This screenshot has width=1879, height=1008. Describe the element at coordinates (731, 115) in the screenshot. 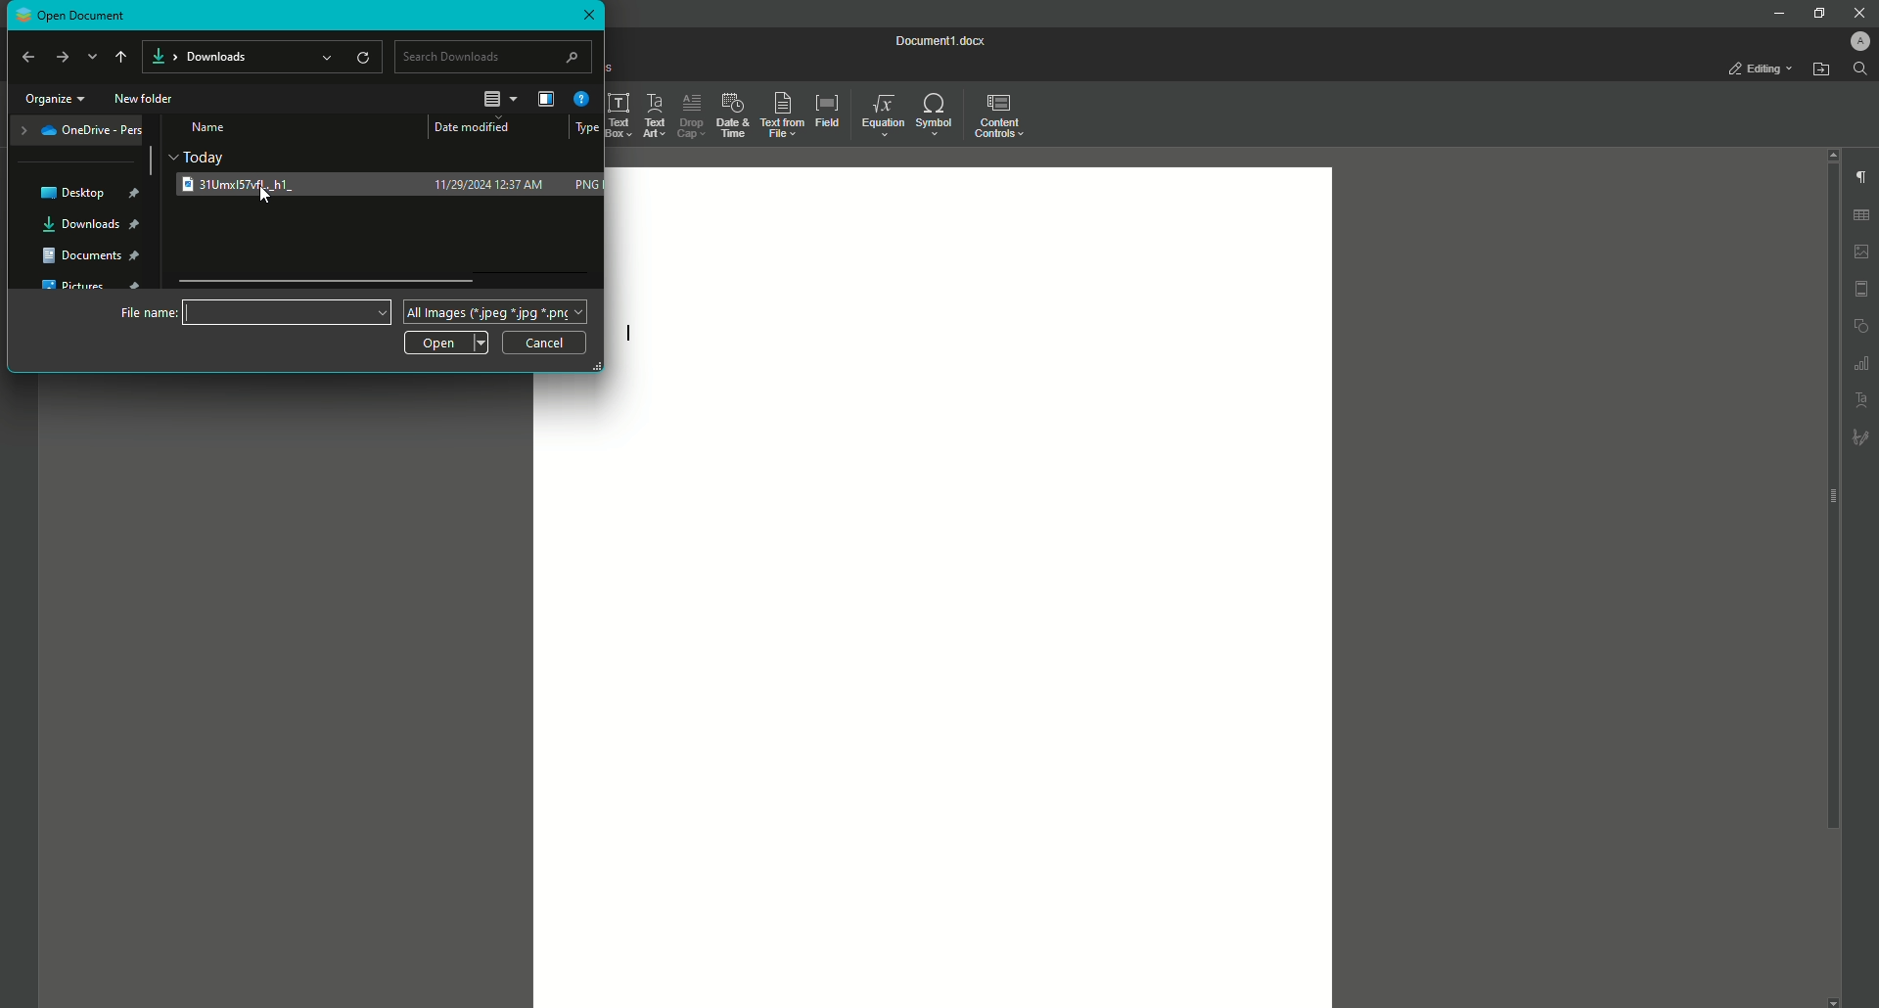

I see `Date and Time` at that location.